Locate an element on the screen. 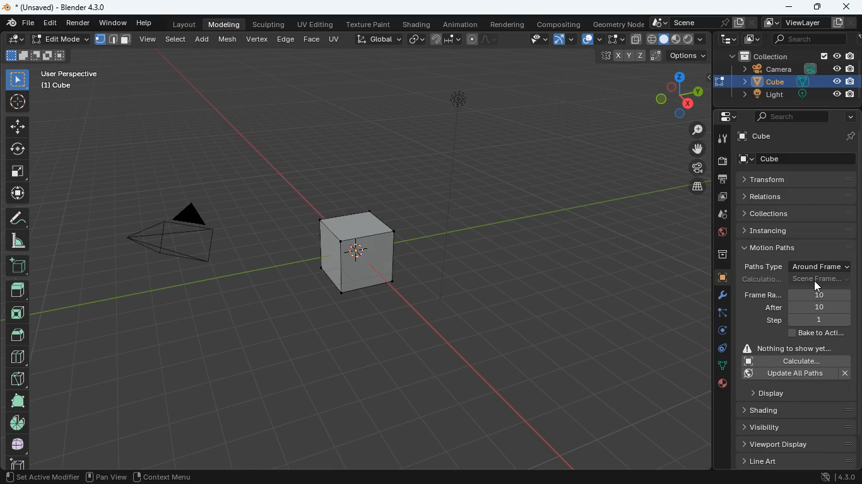  dimensions is located at coordinates (646, 56).